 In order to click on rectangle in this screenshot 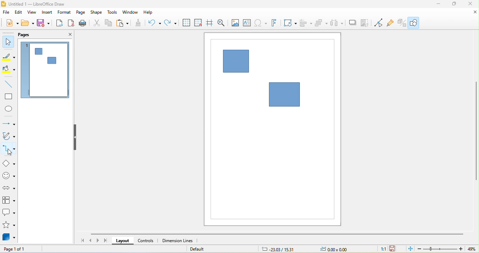, I will do `click(8, 96)`.